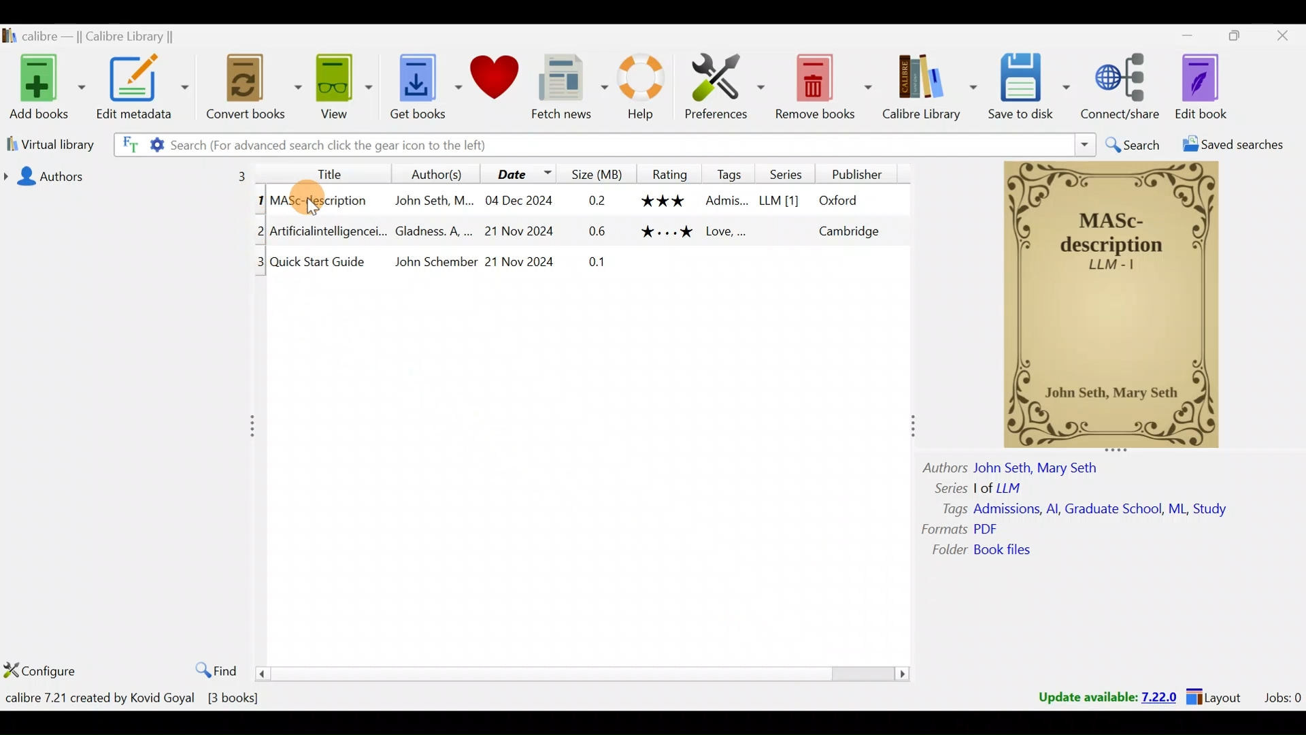  Describe the element at coordinates (259, 231) in the screenshot. I see `` at that location.